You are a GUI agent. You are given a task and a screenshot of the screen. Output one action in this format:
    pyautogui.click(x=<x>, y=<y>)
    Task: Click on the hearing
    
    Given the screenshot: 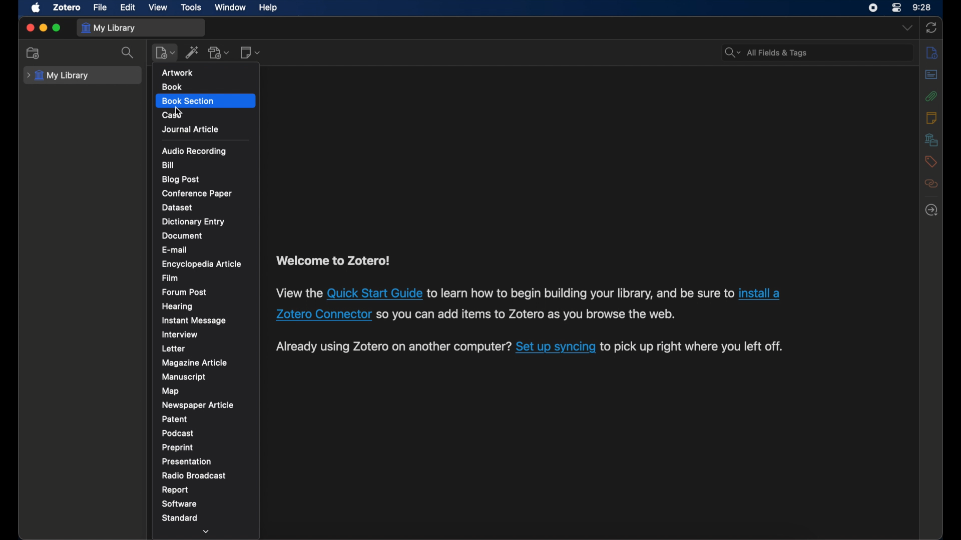 What is the action you would take?
    pyautogui.click(x=178, y=306)
    